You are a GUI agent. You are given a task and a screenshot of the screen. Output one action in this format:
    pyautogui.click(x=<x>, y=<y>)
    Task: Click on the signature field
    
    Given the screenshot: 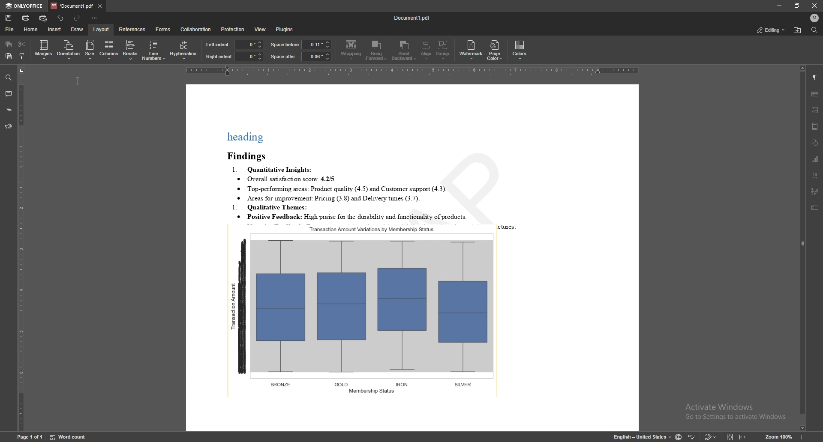 What is the action you would take?
    pyautogui.click(x=815, y=191)
    